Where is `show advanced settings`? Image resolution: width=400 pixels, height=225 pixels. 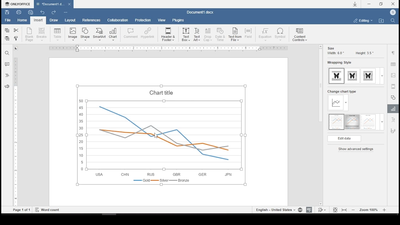 show advanced settings is located at coordinates (357, 149).